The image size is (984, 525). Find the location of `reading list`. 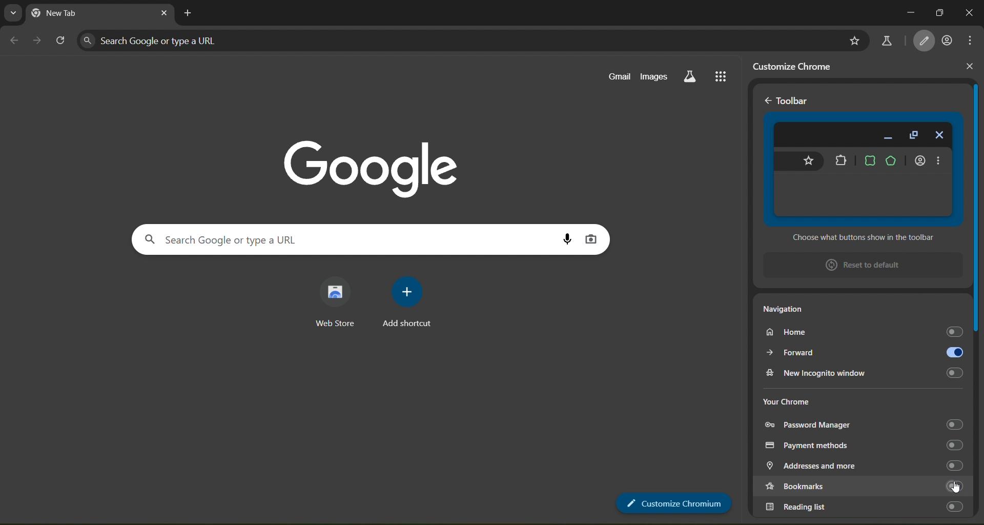

reading list is located at coordinates (865, 506).